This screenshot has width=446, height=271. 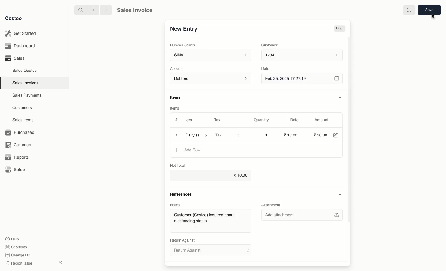 I want to click on Get Started, so click(x=23, y=33).